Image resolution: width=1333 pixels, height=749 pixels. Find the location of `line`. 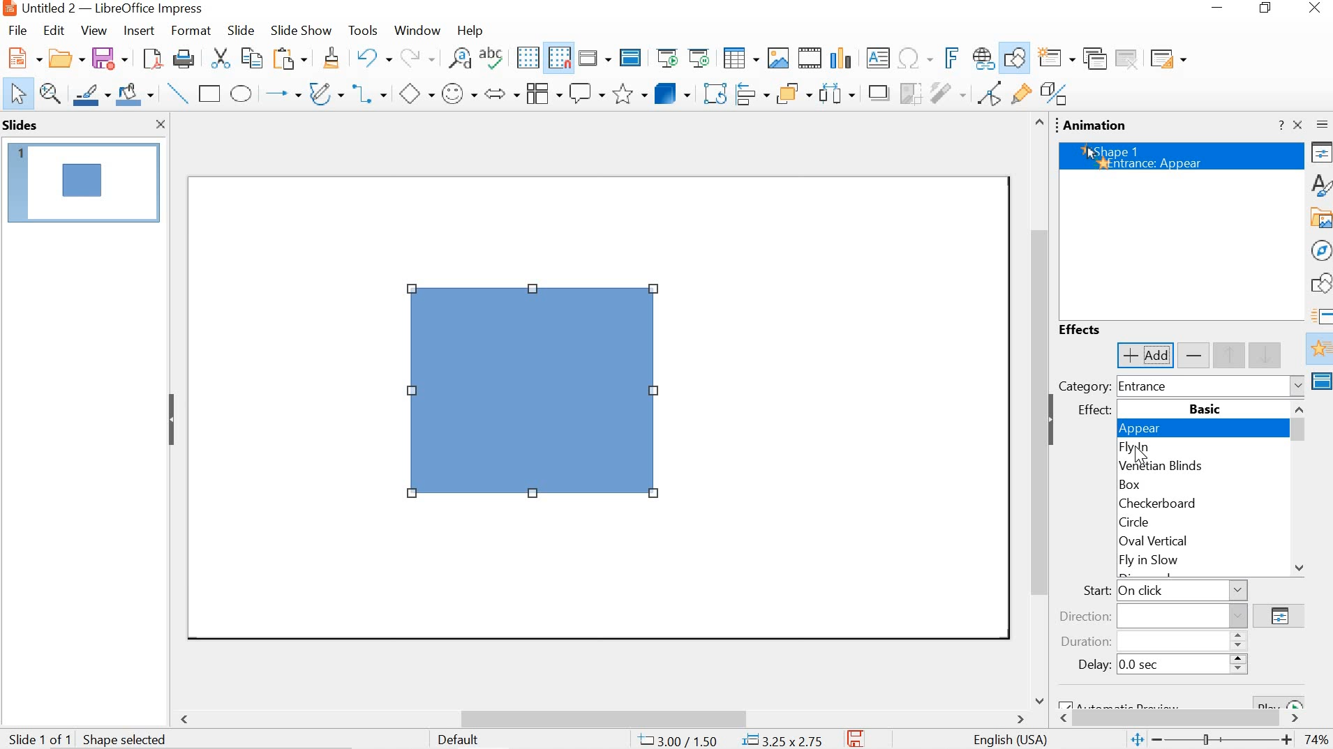

line is located at coordinates (176, 93).